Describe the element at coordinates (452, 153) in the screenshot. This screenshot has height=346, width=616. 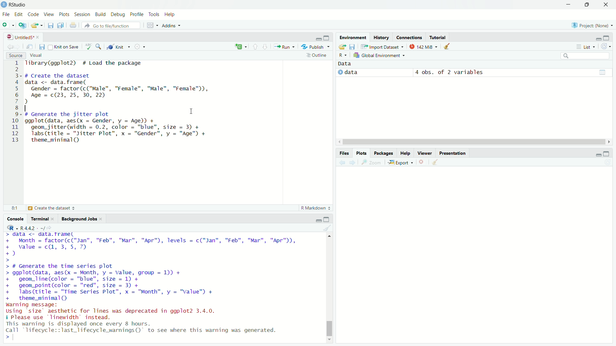
I see `presentation` at that location.